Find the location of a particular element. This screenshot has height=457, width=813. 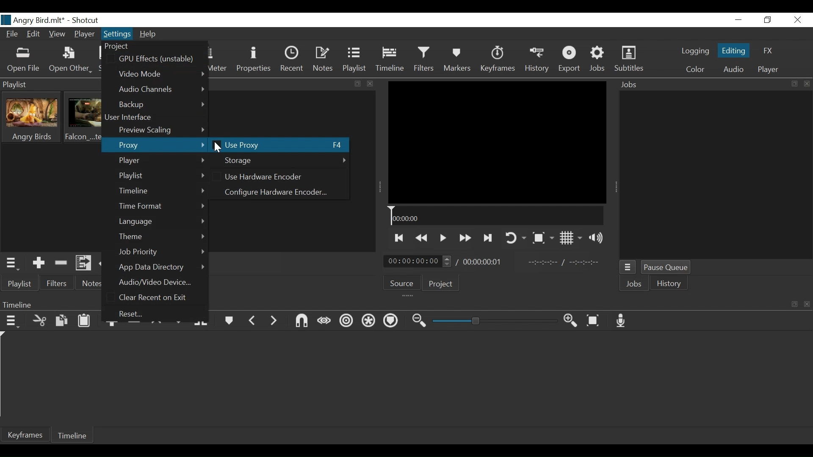

Editing is located at coordinates (733, 50).